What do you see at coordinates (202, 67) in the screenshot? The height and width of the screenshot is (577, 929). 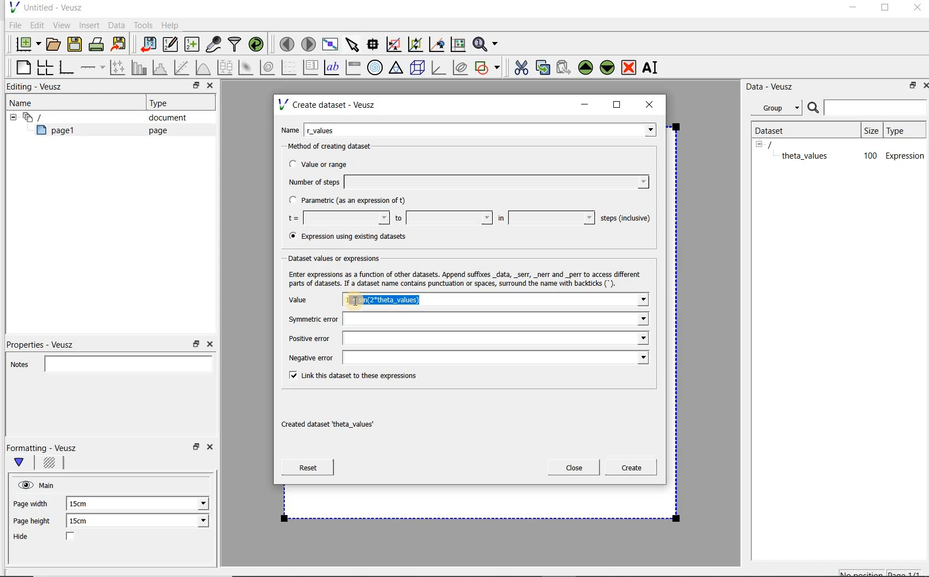 I see `plot a function` at bounding box center [202, 67].